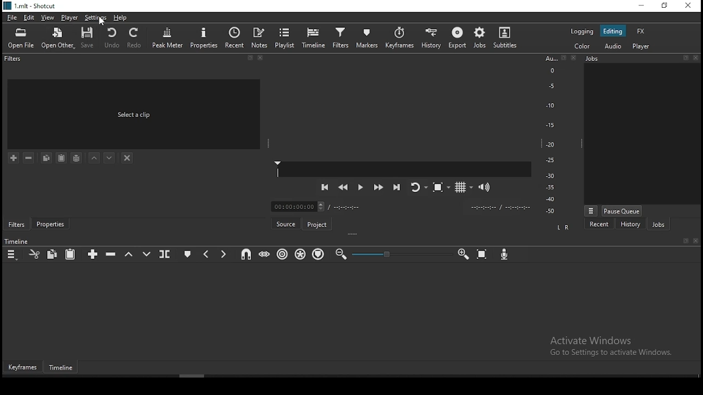 The height and width of the screenshot is (395, 703). What do you see at coordinates (23, 37) in the screenshot?
I see `open file` at bounding box center [23, 37].